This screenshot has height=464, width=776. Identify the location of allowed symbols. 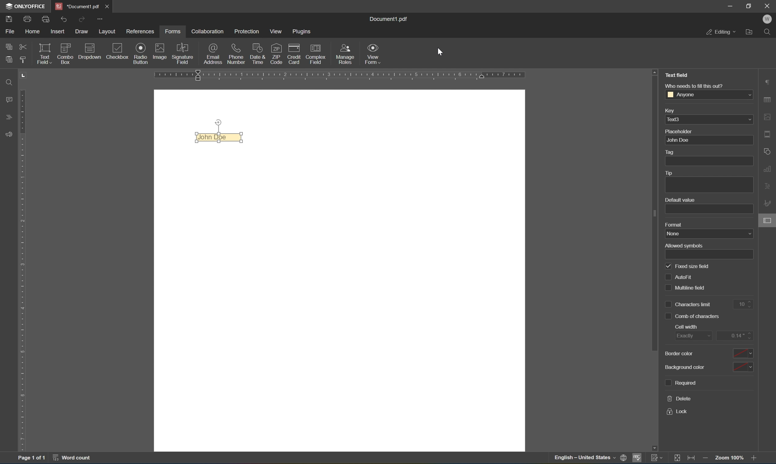
(682, 245).